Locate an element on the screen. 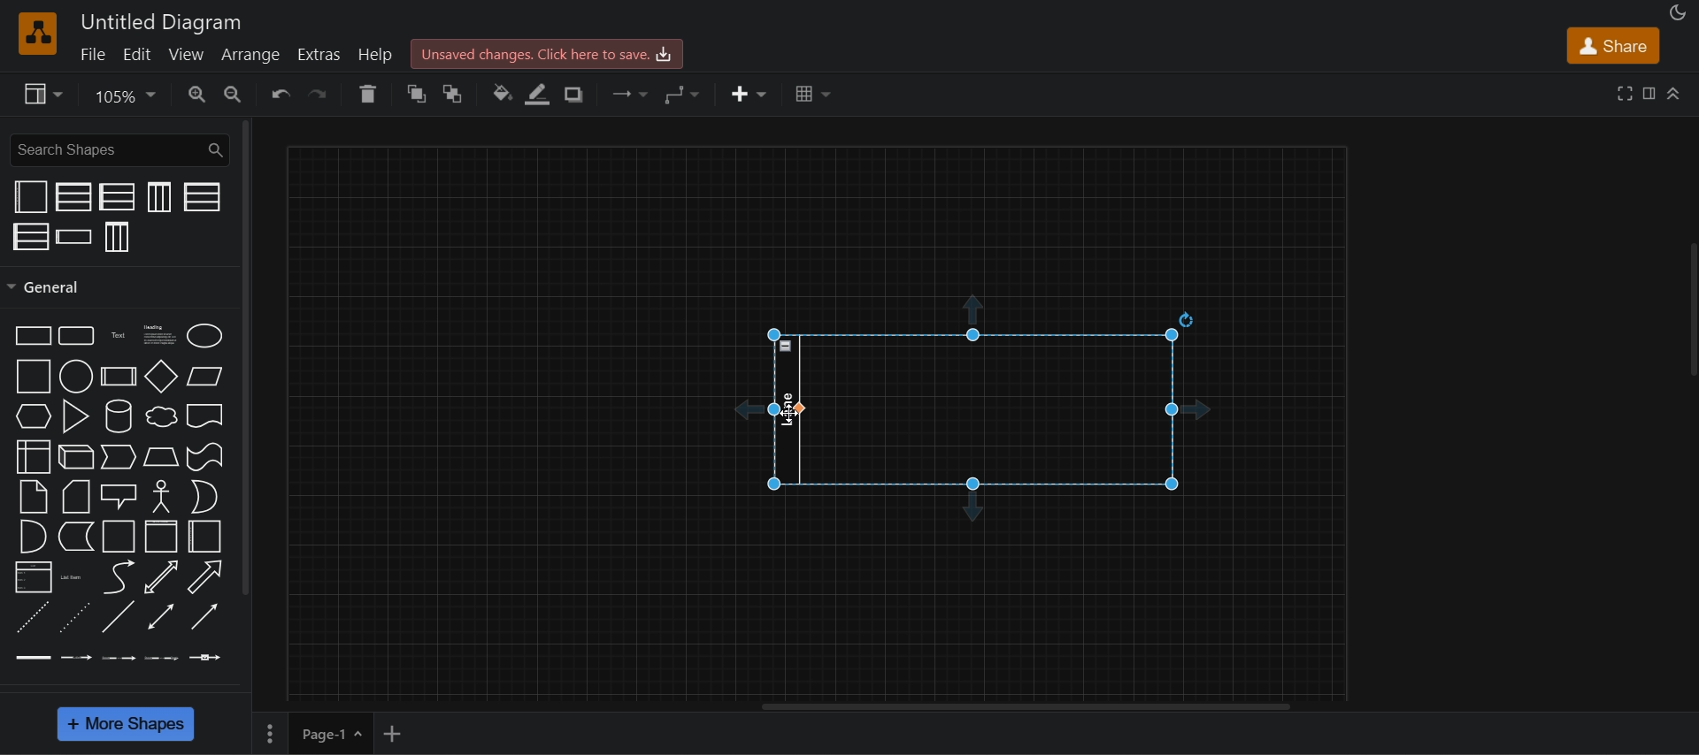 The height and width of the screenshot is (755, 1699). options is located at coordinates (267, 734).